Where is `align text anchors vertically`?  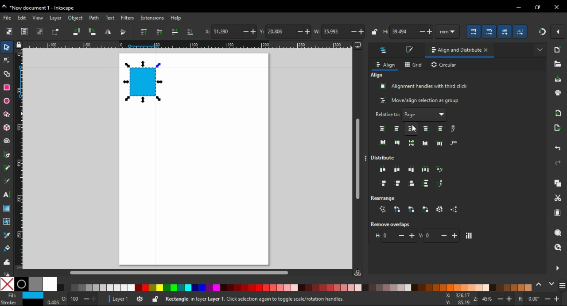
align text anchors vertically is located at coordinates (453, 142).